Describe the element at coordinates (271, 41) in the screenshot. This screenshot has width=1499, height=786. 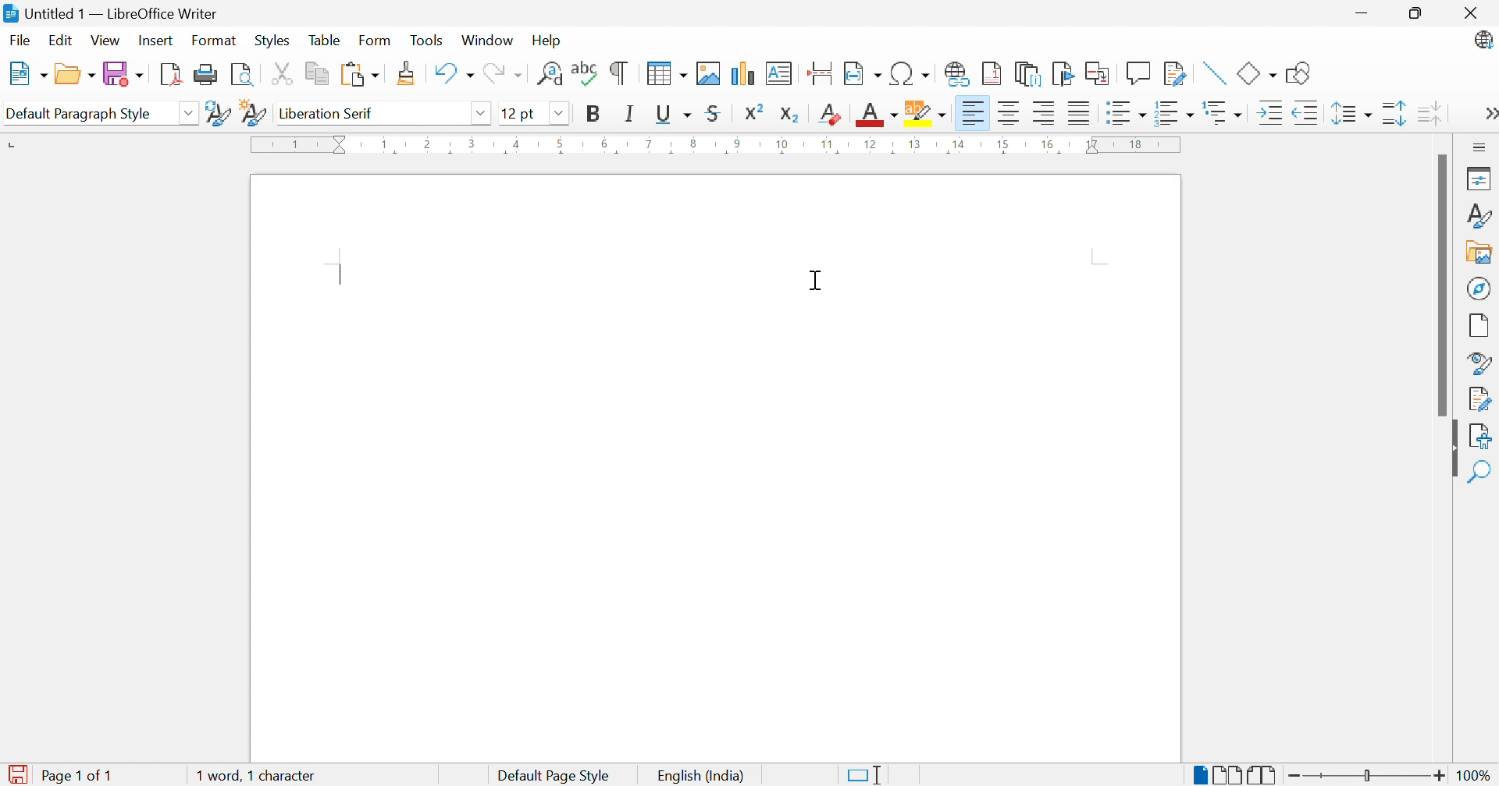
I see `Styles` at that location.